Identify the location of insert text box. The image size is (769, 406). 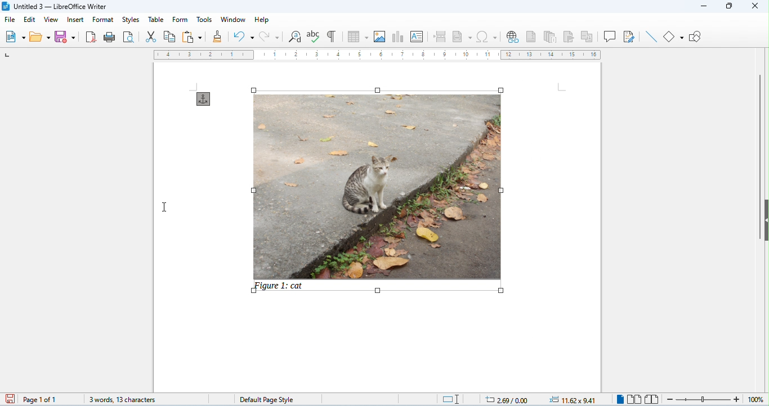
(418, 37).